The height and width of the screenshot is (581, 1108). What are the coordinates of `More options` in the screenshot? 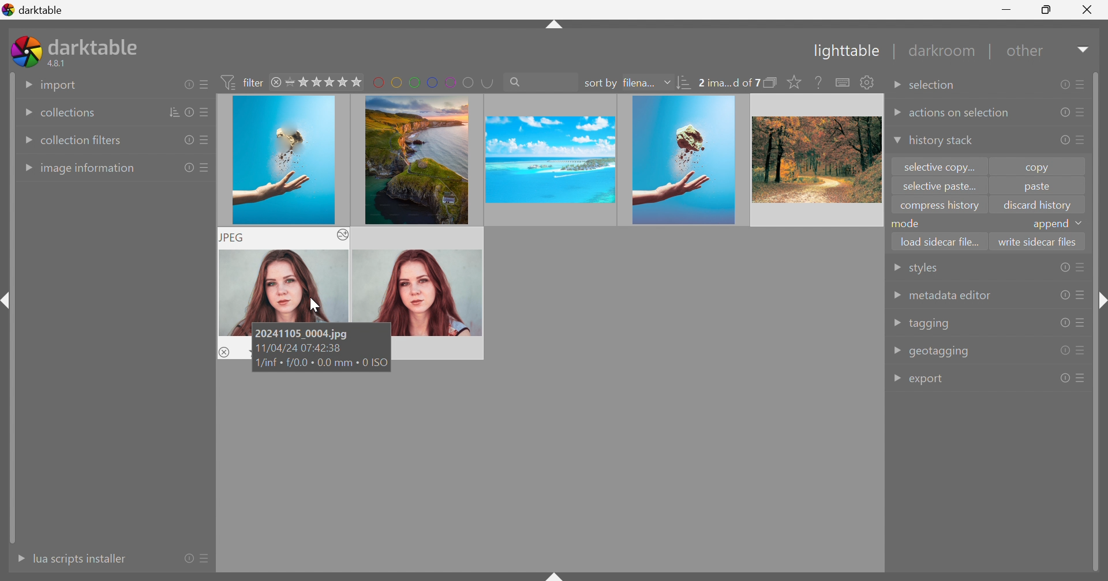 It's located at (342, 235).